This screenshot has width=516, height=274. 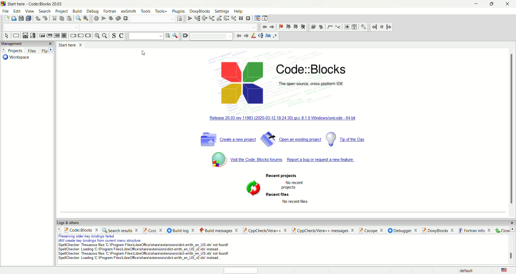 What do you see at coordinates (33, 51) in the screenshot?
I see `files` at bounding box center [33, 51].